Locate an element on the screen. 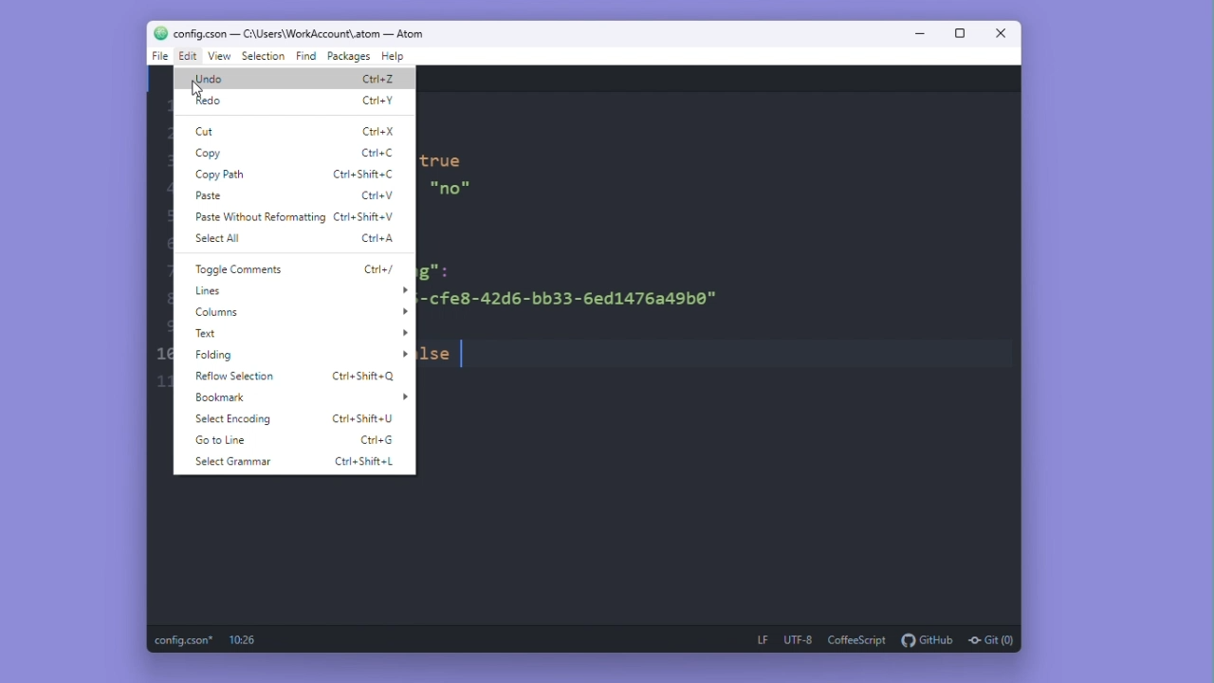  ctrl+/ is located at coordinates (384, 269).